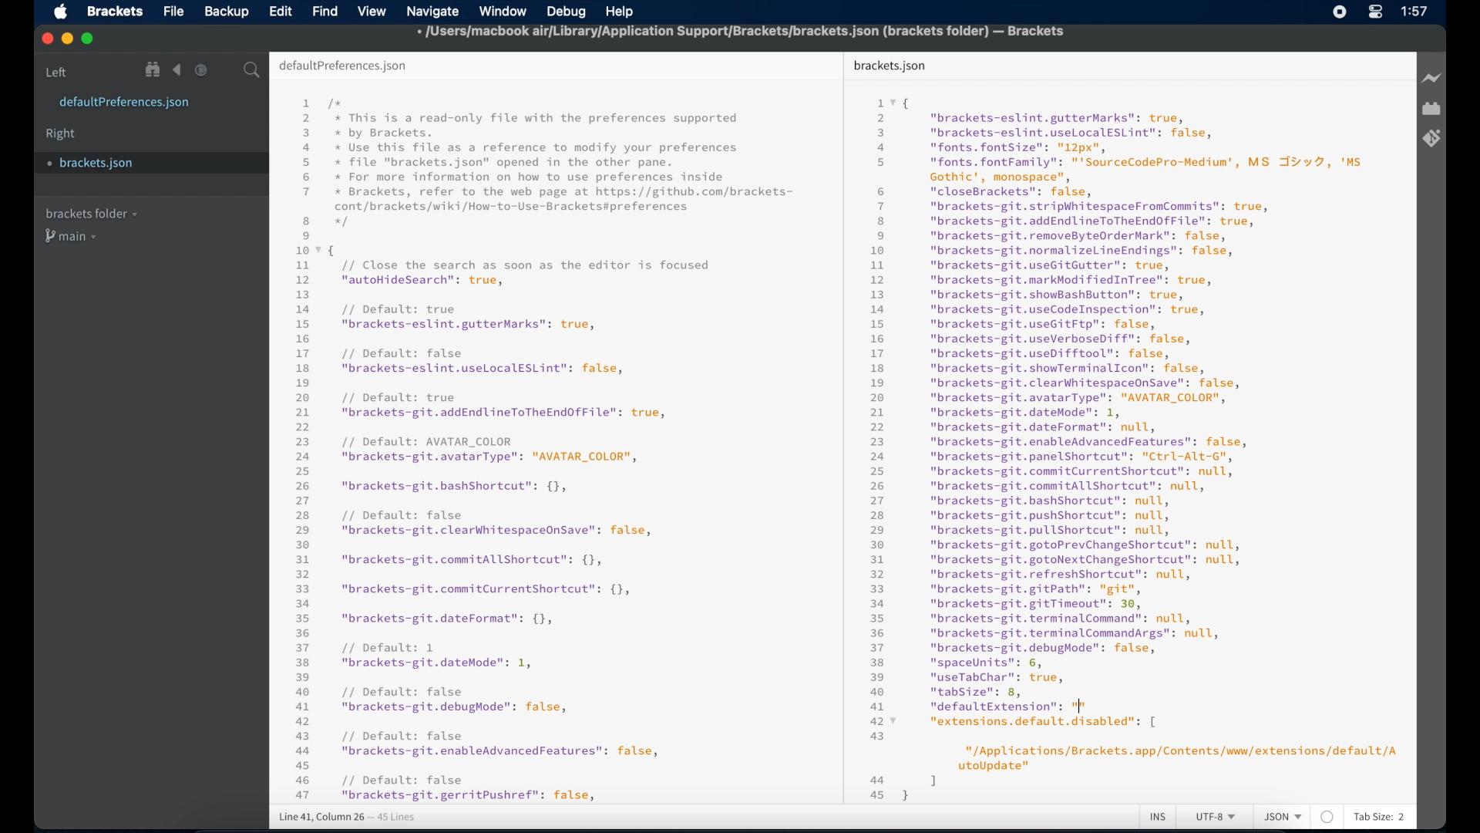 Image resolution: width=1480 pixels, height=833 pixels. I want to click on json, so click(1283, 818).